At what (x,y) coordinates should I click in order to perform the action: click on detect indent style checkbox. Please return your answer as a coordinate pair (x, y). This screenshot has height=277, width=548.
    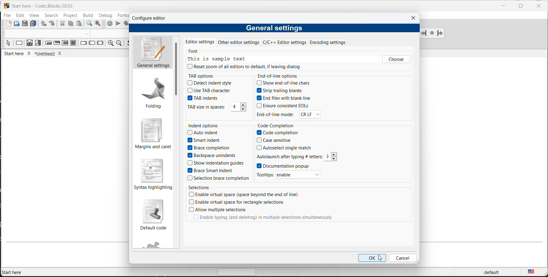
    Looking at the image, I should click on (211, 83).